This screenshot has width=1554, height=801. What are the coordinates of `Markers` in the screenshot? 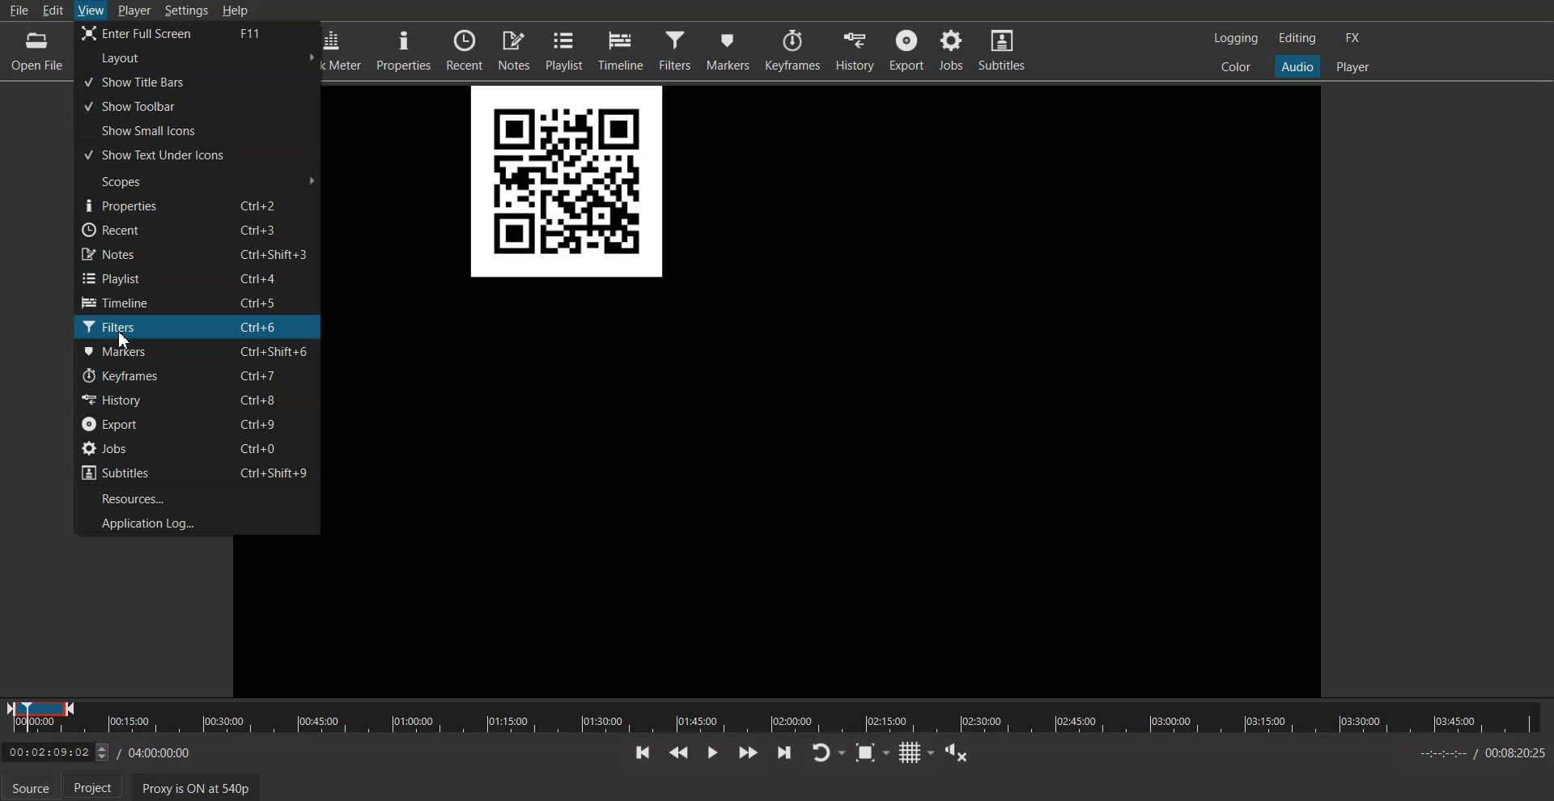 It's located at (729, 49).